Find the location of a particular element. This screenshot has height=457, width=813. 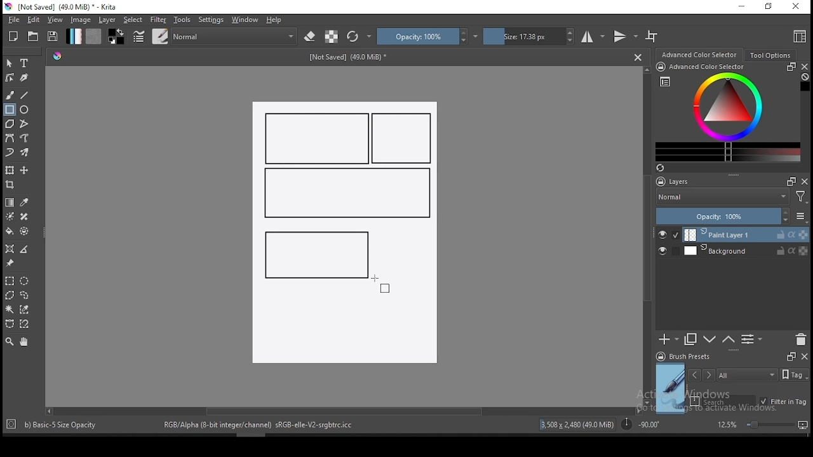

brush settings is located at coordinates (138, 36).